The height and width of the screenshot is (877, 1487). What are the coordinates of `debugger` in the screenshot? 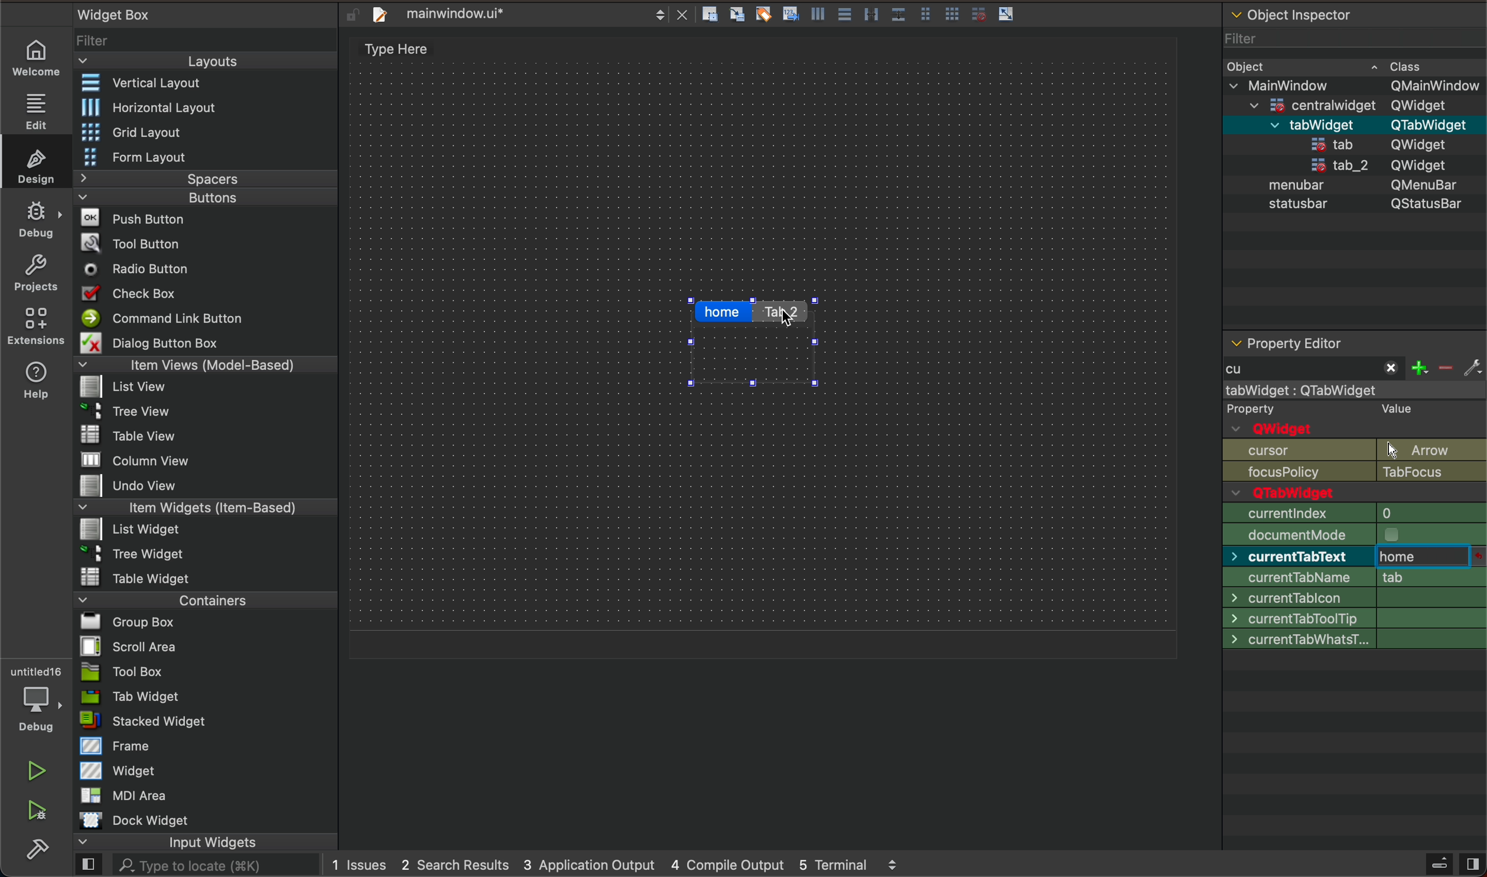 It's located at (33, 696).